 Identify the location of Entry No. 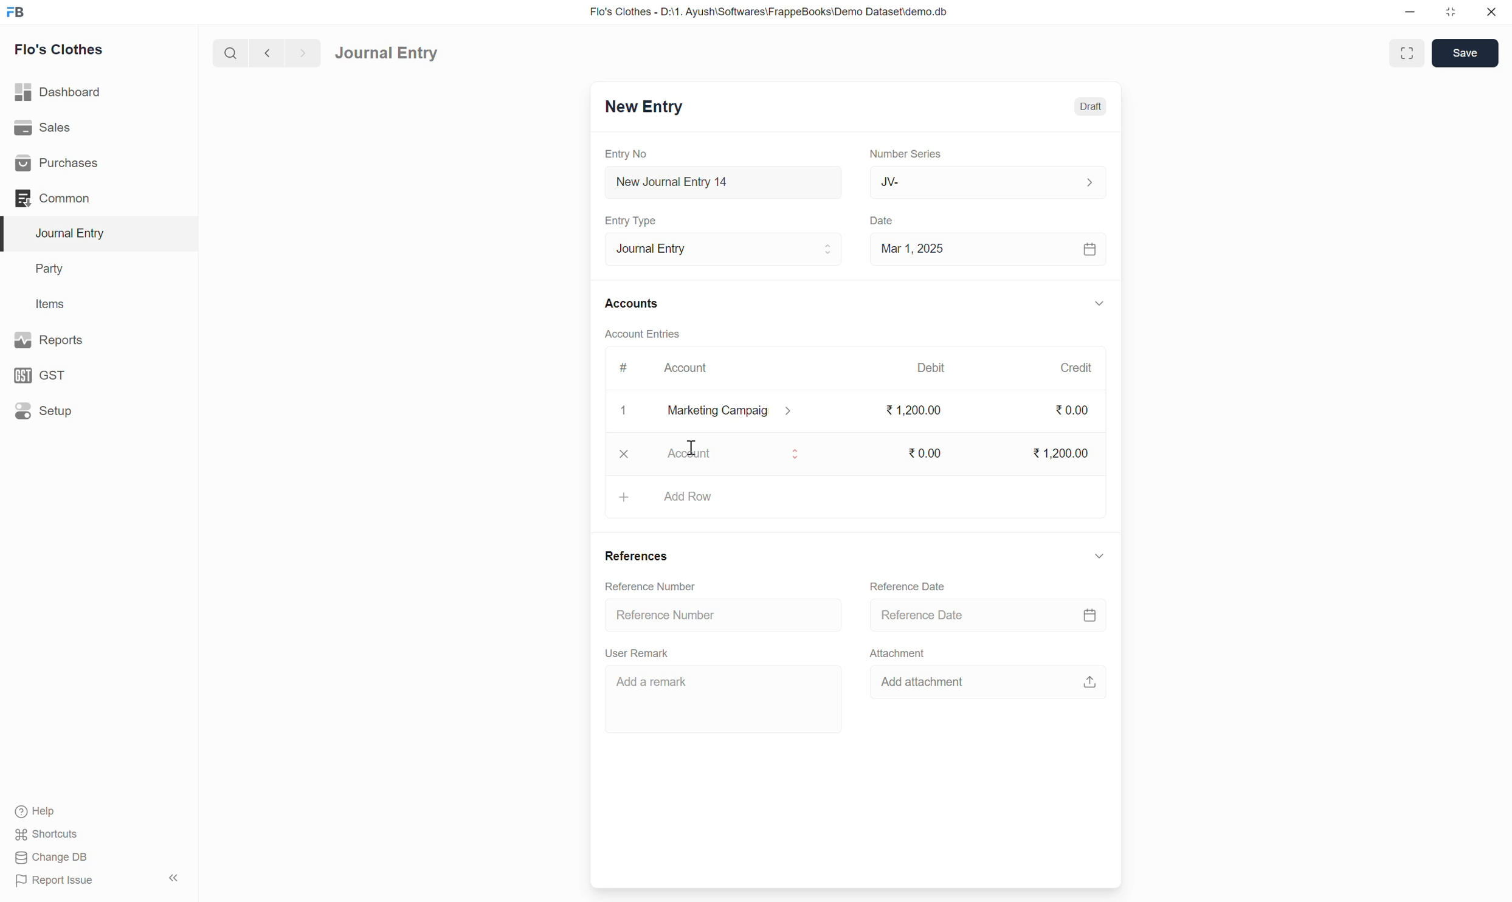
(629, 154).